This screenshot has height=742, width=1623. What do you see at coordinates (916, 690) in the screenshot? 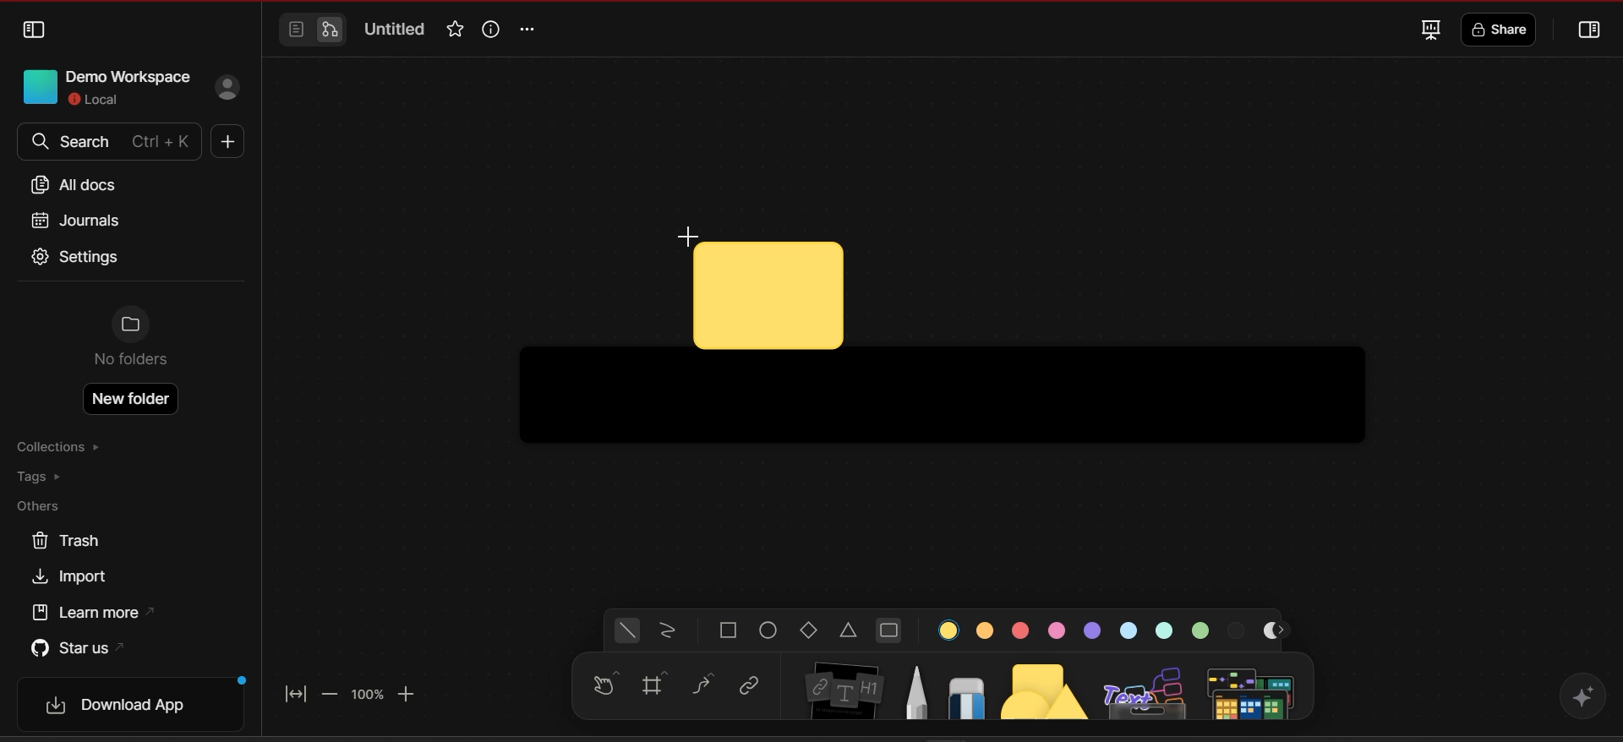
I see `pen` at bounding box center [916, 690].